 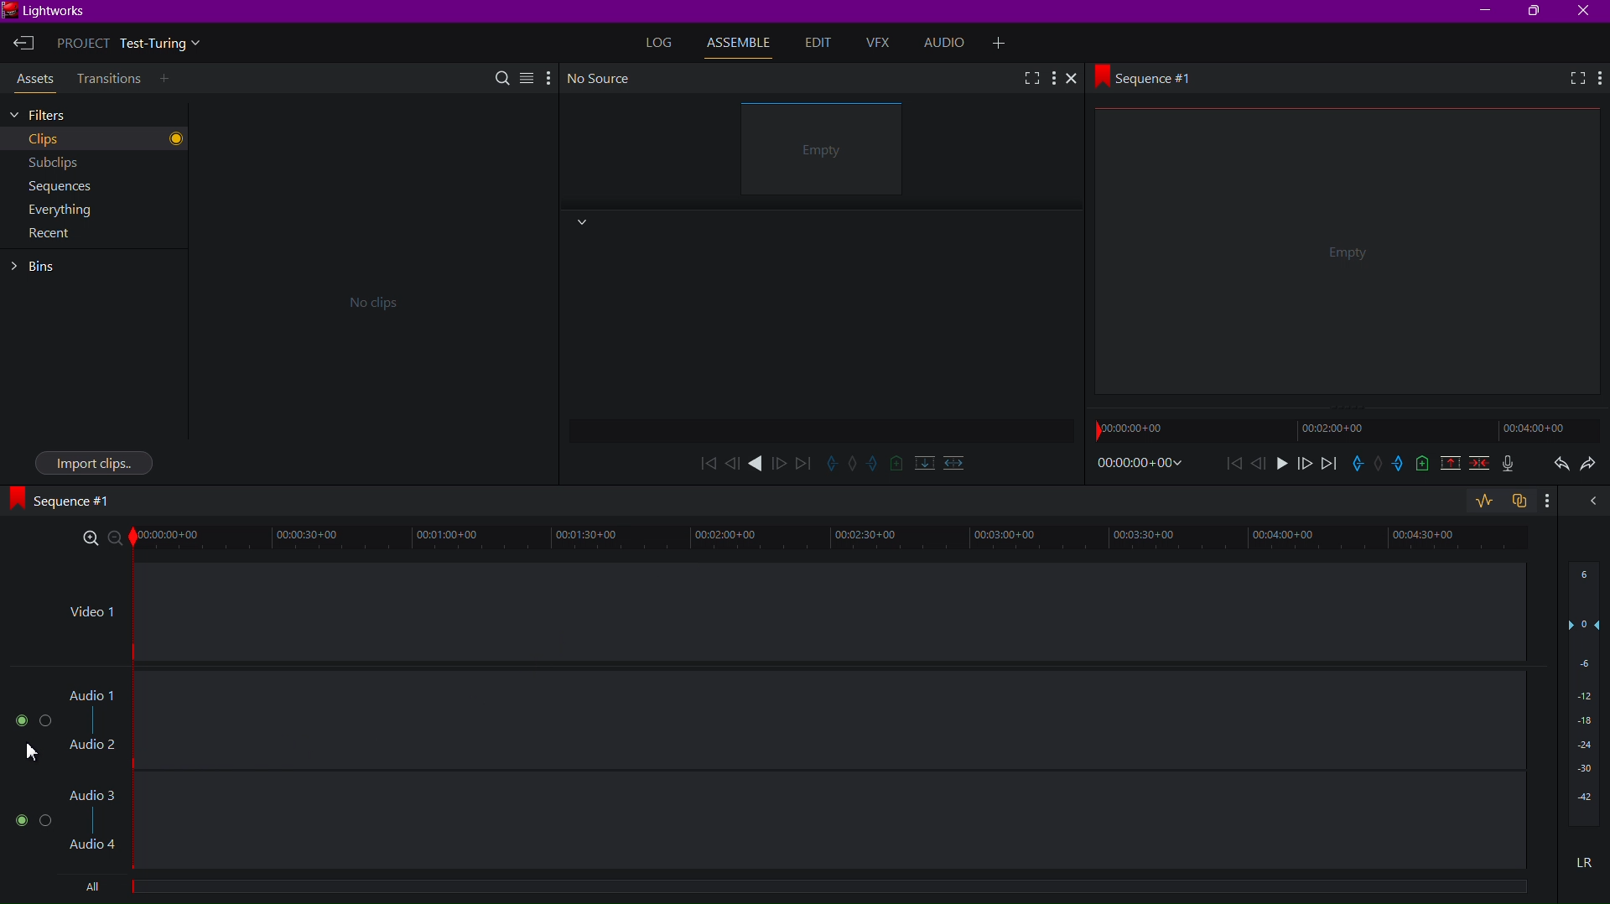 I want to click on Fullscreen, so click(x=1030, y=77).